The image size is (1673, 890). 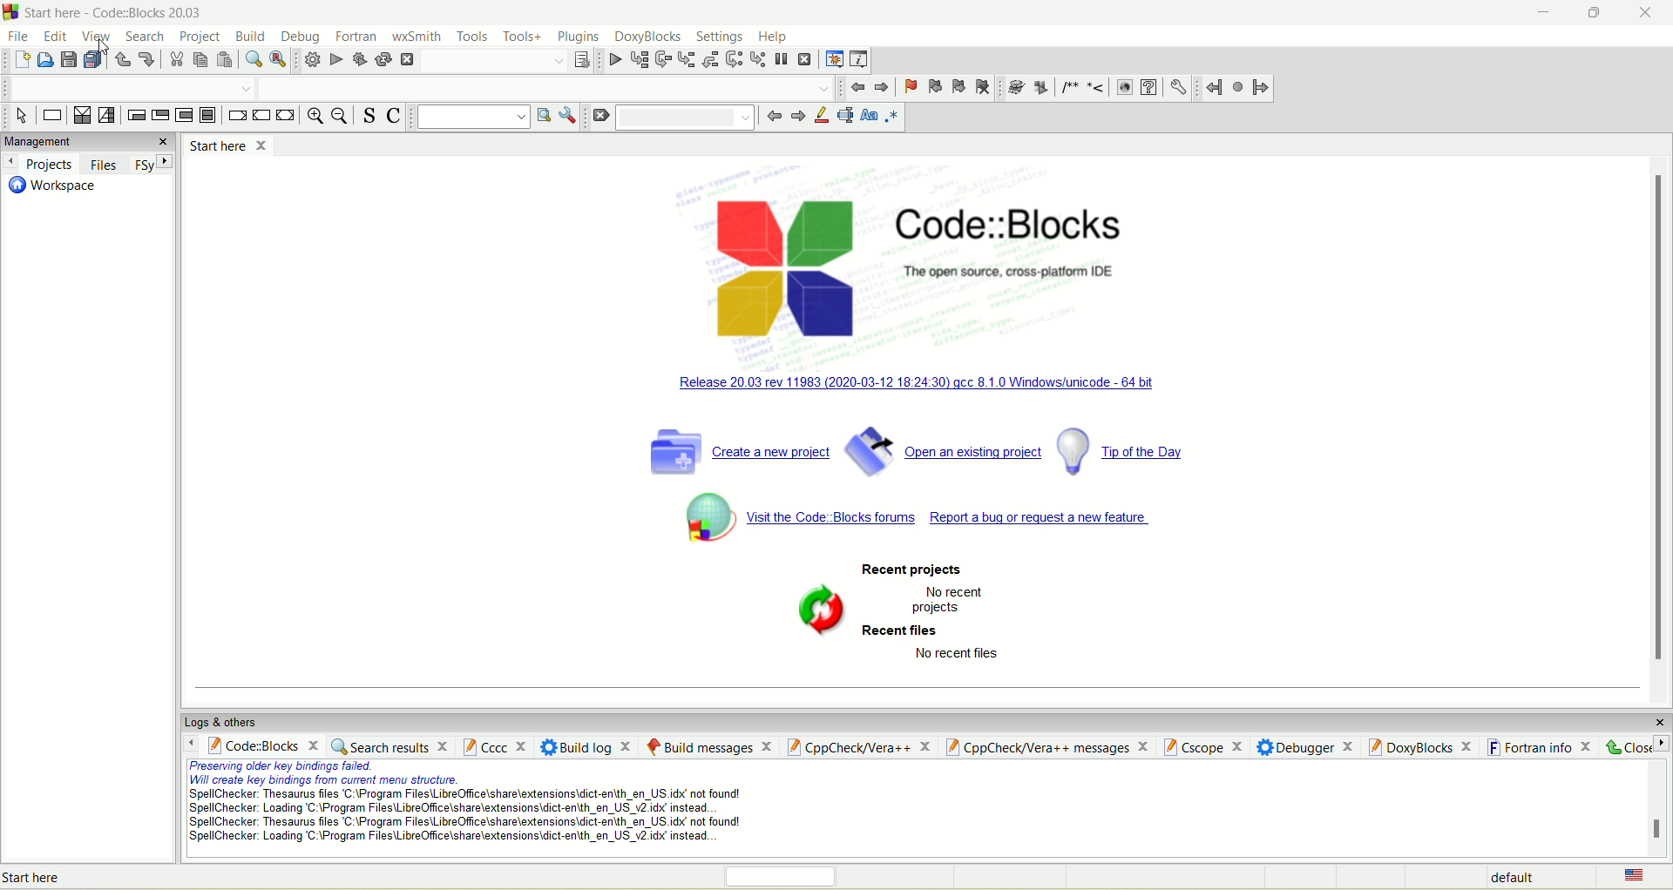 I want to click on tools, so click(x=471, y=37).